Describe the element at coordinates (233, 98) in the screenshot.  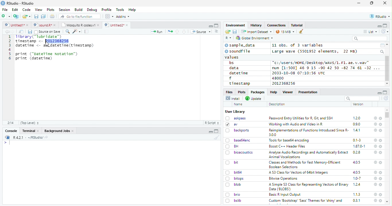
I see `Install` at that location.